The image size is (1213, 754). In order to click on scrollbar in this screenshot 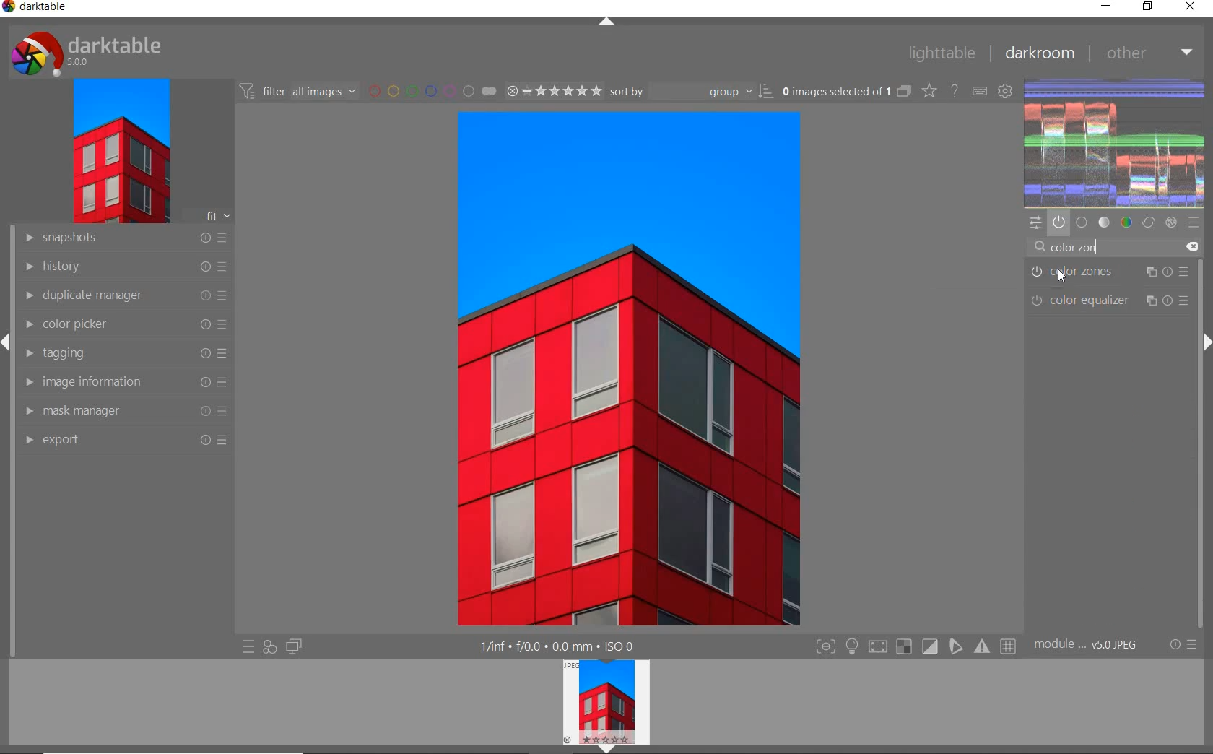, I will do `click(1201, 498)`.